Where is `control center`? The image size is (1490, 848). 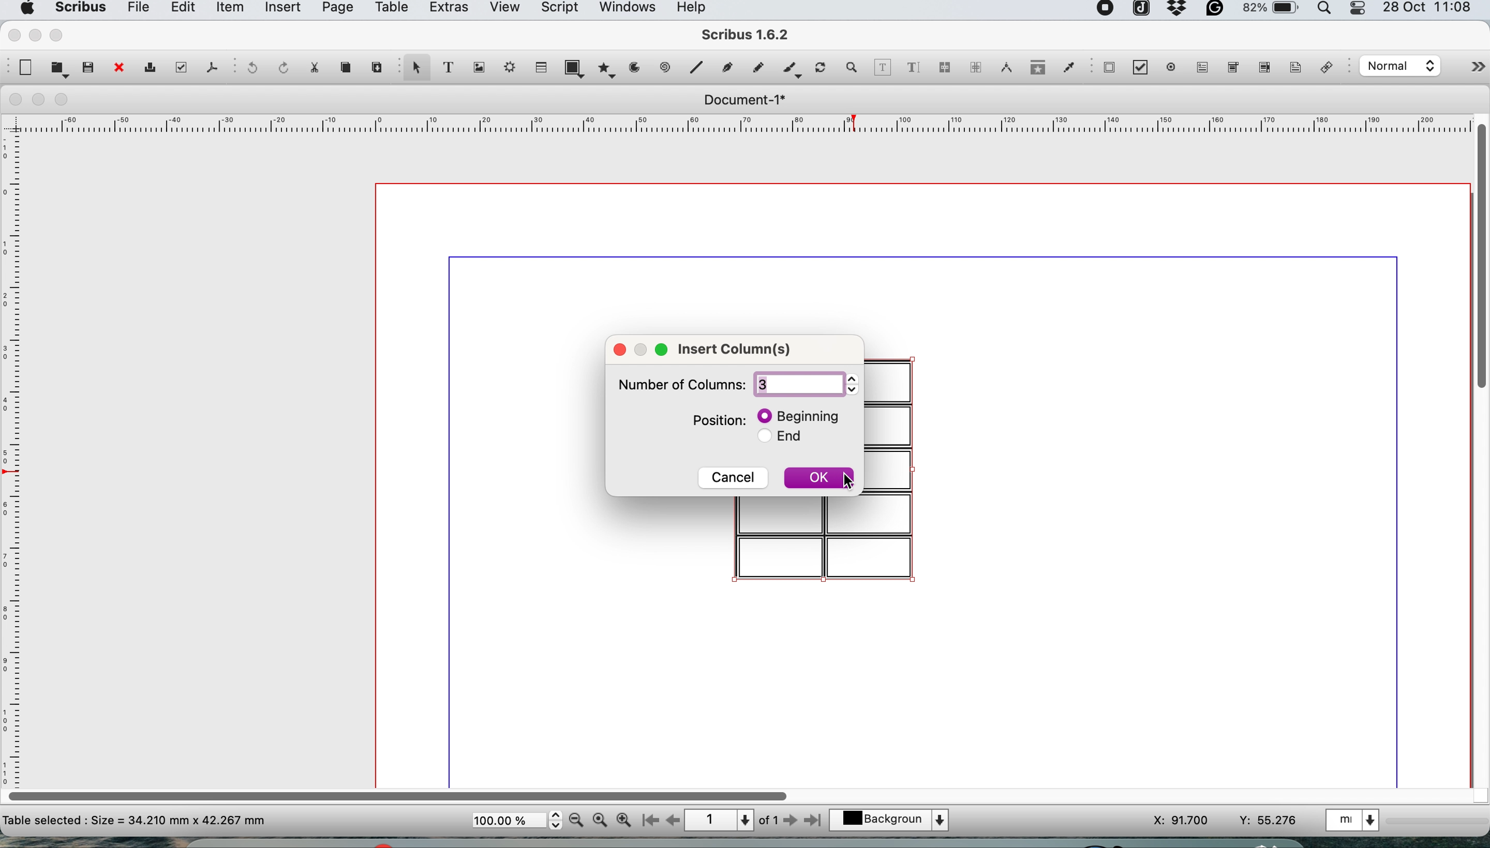
control center is located at coordinates (1359, 9).